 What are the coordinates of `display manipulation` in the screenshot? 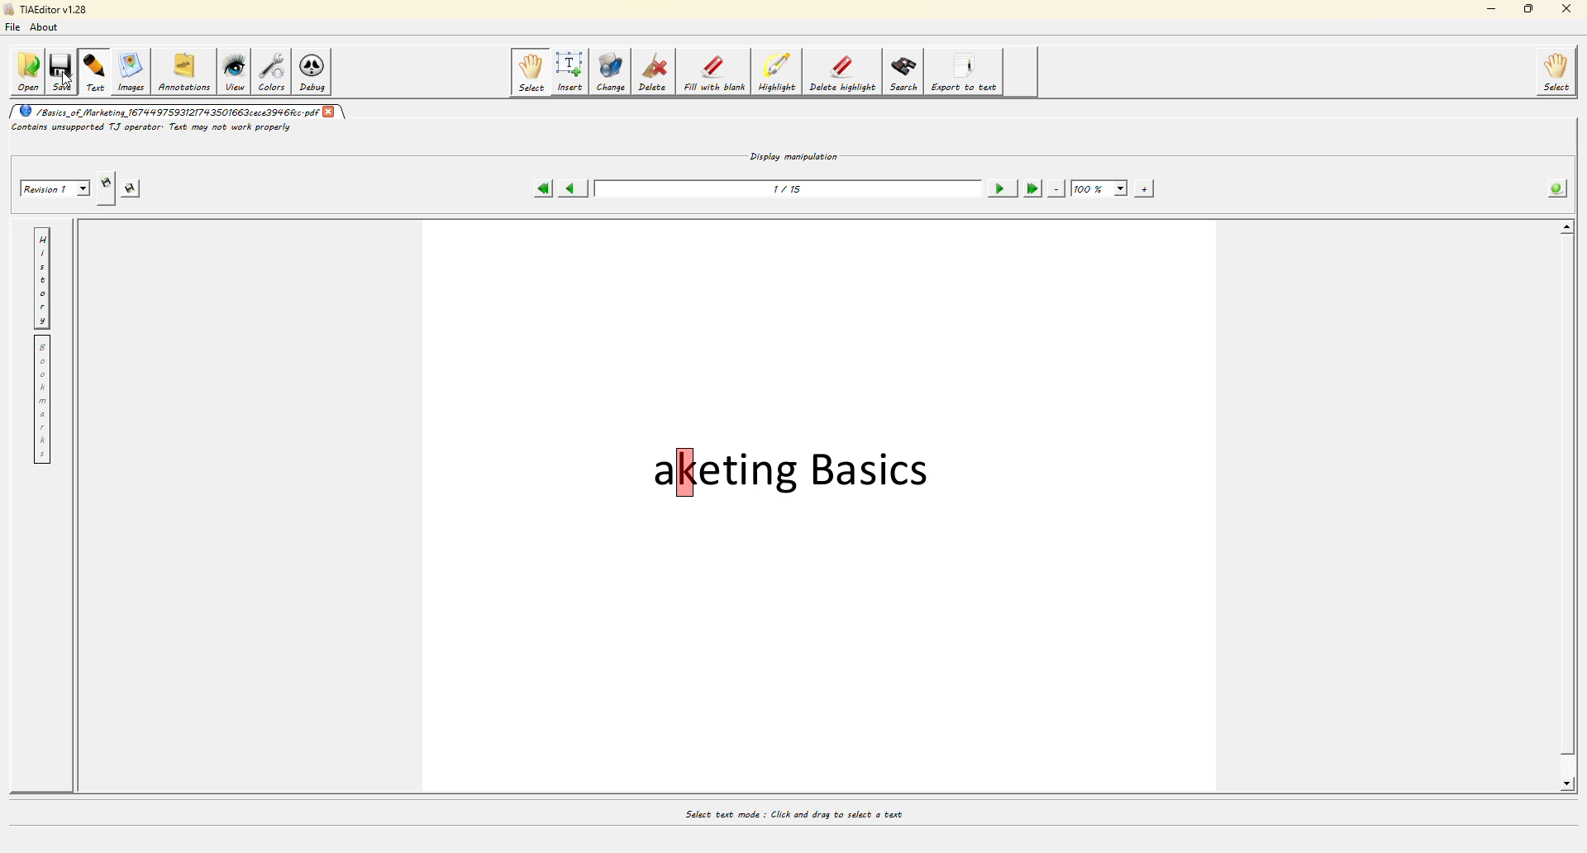 It's located at (794, 152).